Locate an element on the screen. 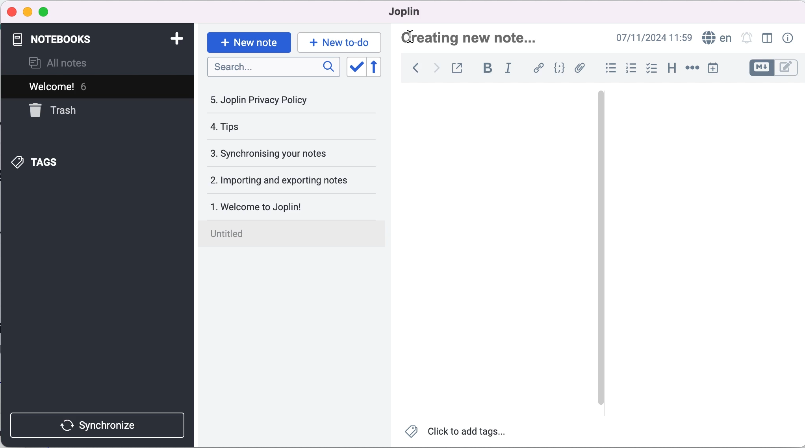 This screenshot has height=448, width=805. cursor is located at coordinates (414, 37).